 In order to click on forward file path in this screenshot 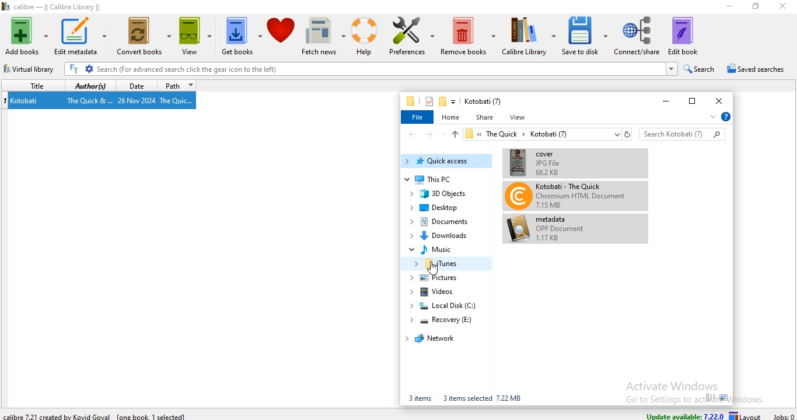, I will do `click(431, 135)`.